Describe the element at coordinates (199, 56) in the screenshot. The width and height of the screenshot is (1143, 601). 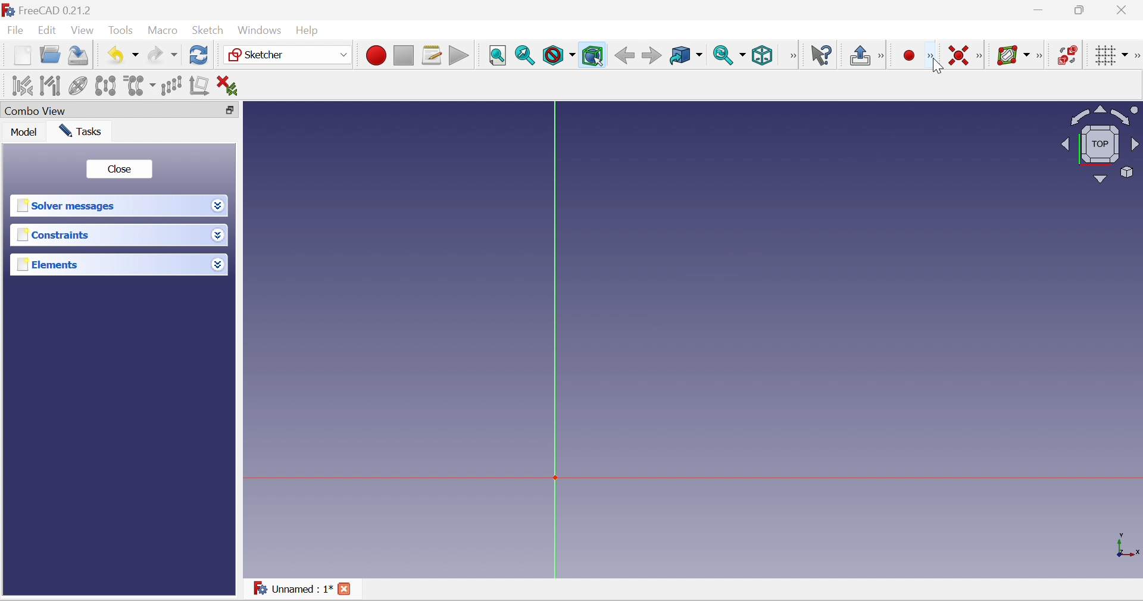
I see `Refresh` at that location.